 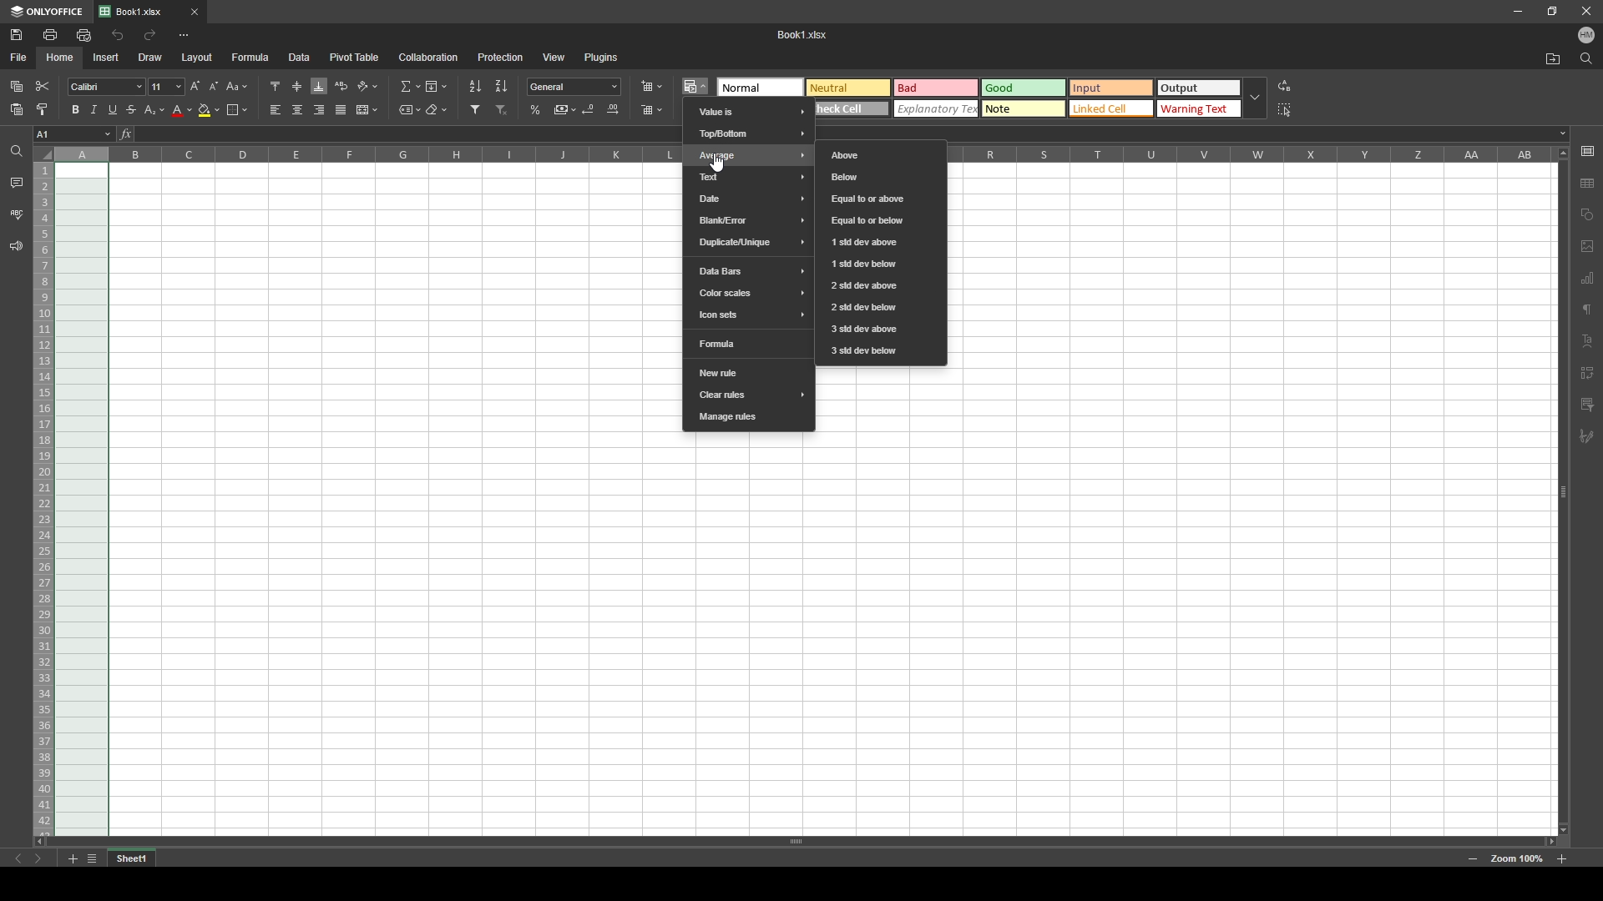 I want to click on normal, so click(x=764, y=84).